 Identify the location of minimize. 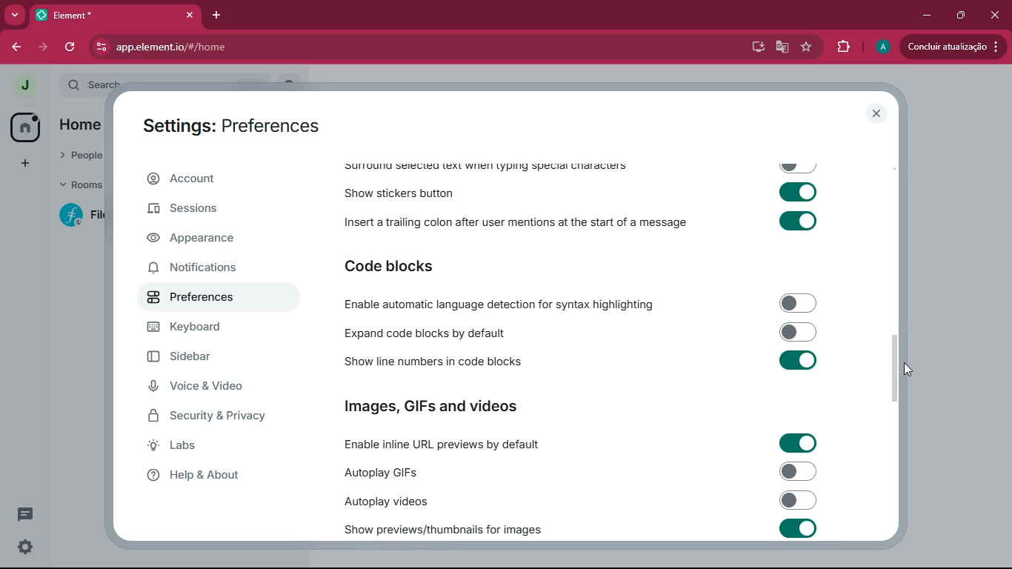
(925, 16).